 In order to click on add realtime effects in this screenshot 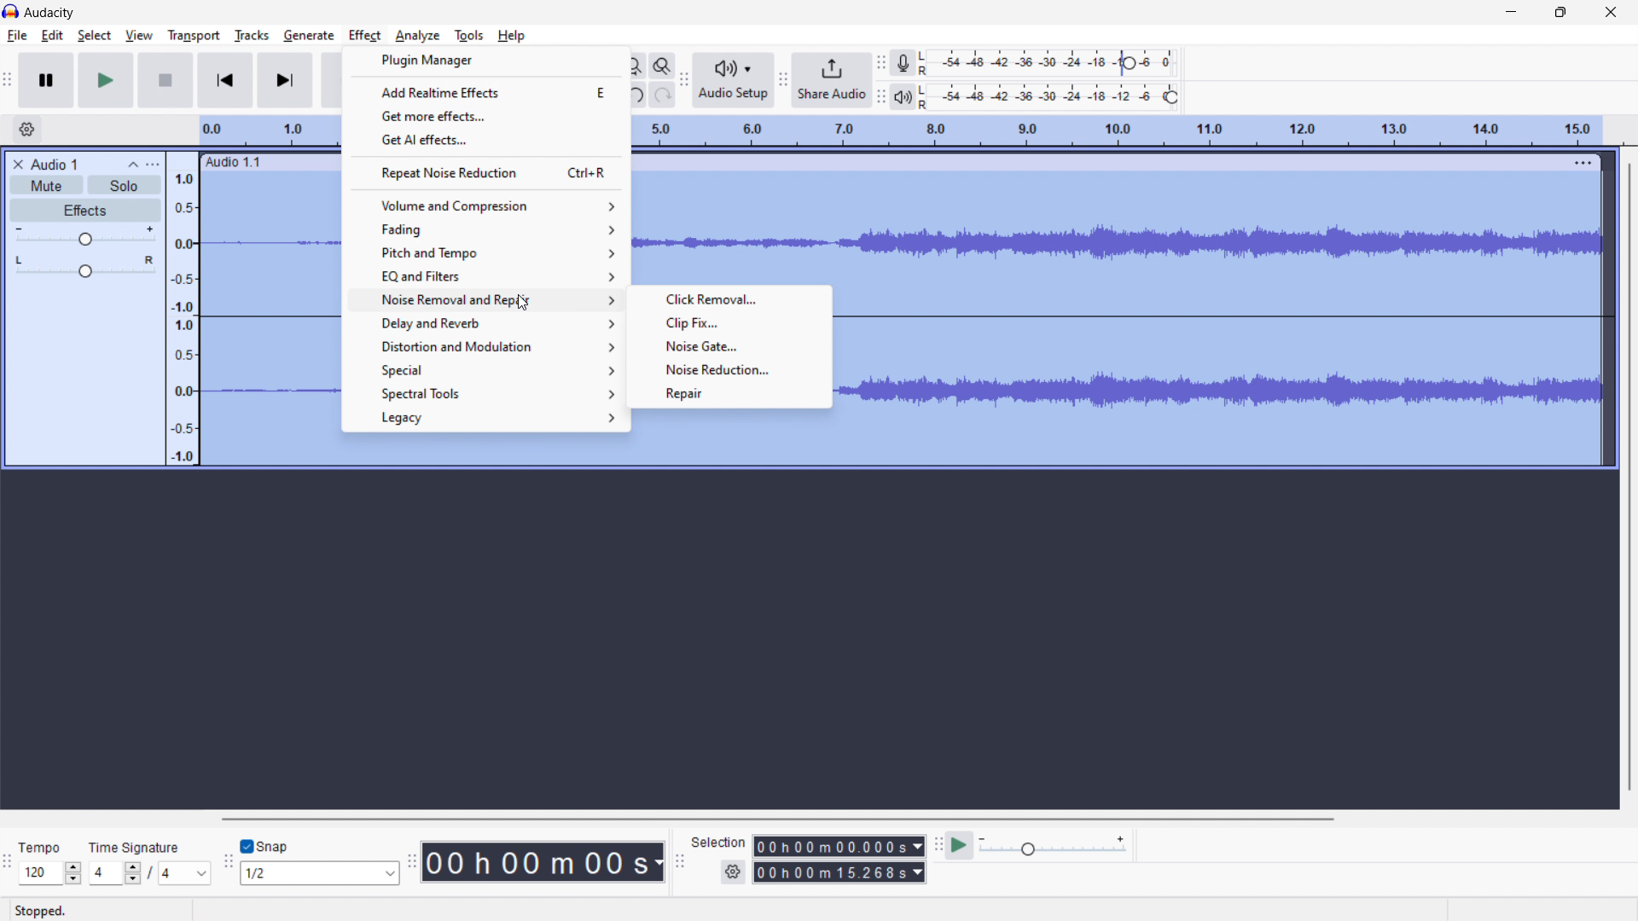, I will do `click(486, 91)`.